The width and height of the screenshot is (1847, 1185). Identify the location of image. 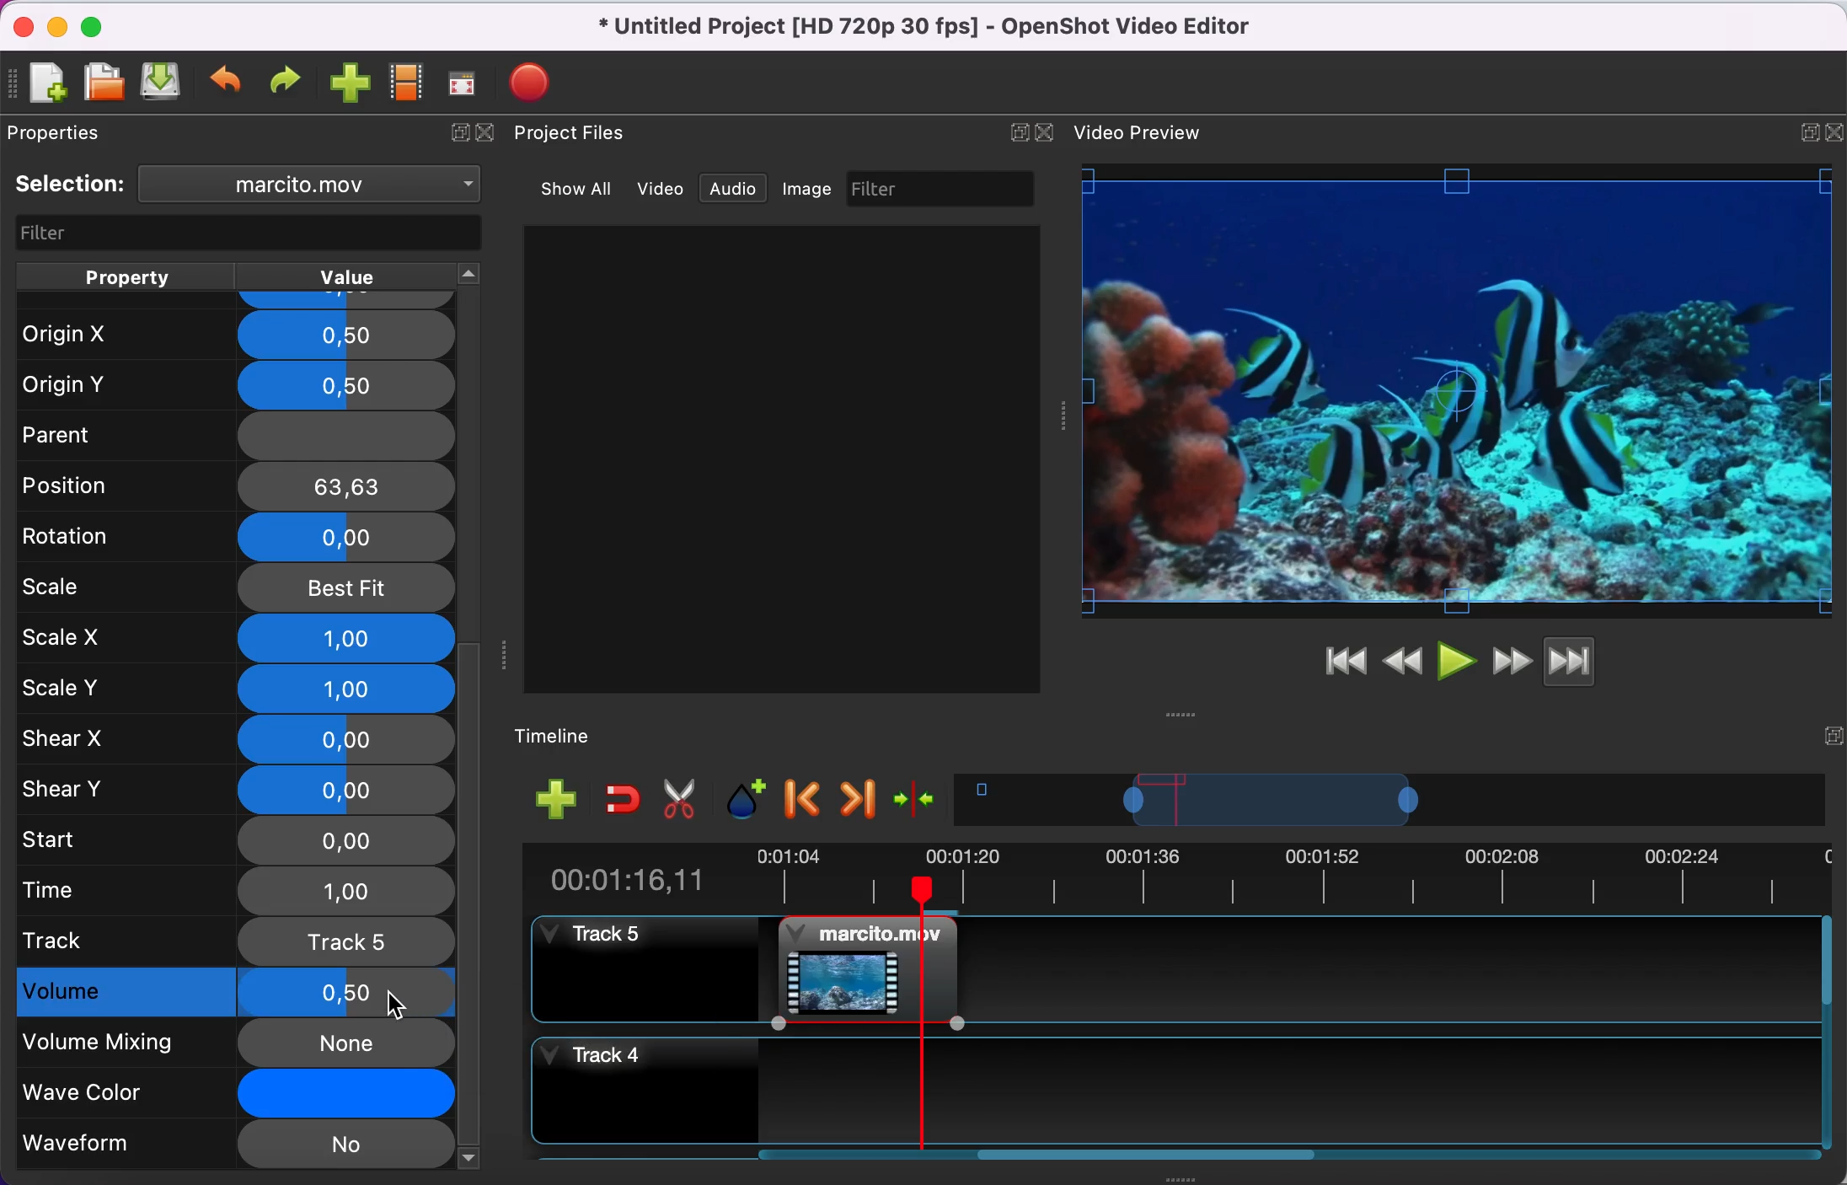
(812, 190).